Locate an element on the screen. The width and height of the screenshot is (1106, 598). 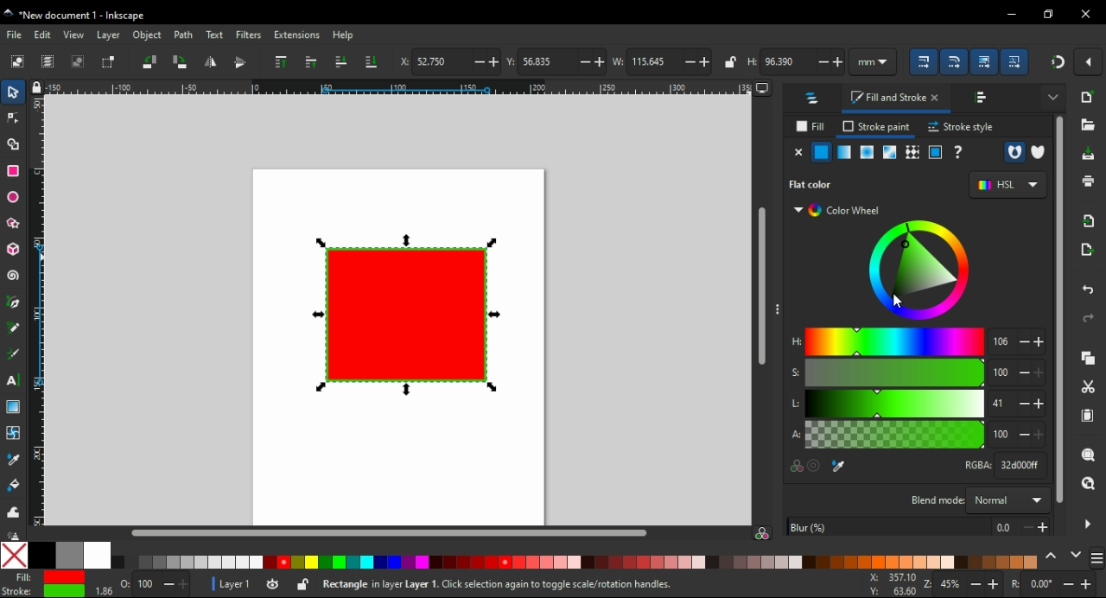
increase/decrease is located at coordinates (1032, 342).